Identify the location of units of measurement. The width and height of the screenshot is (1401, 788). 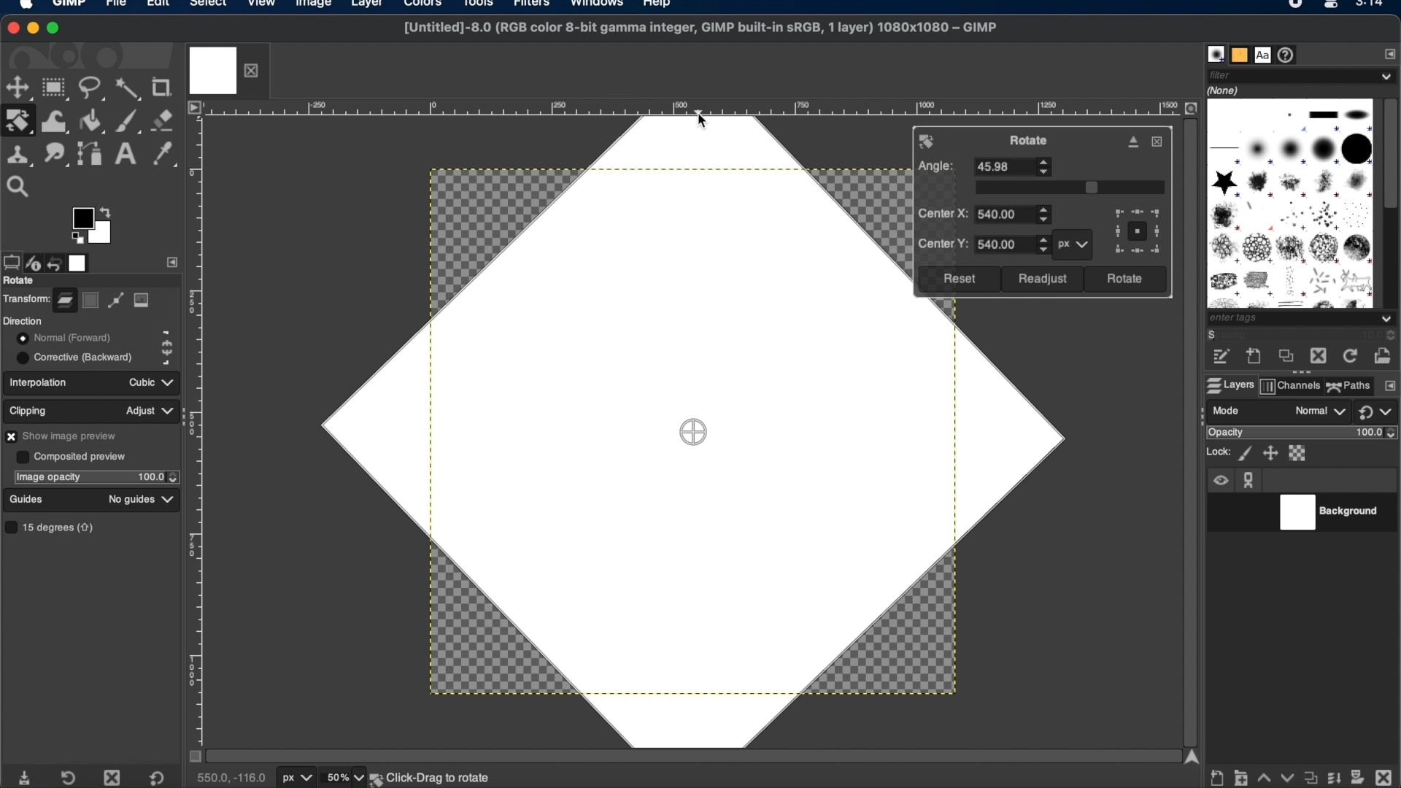
(298, 779).